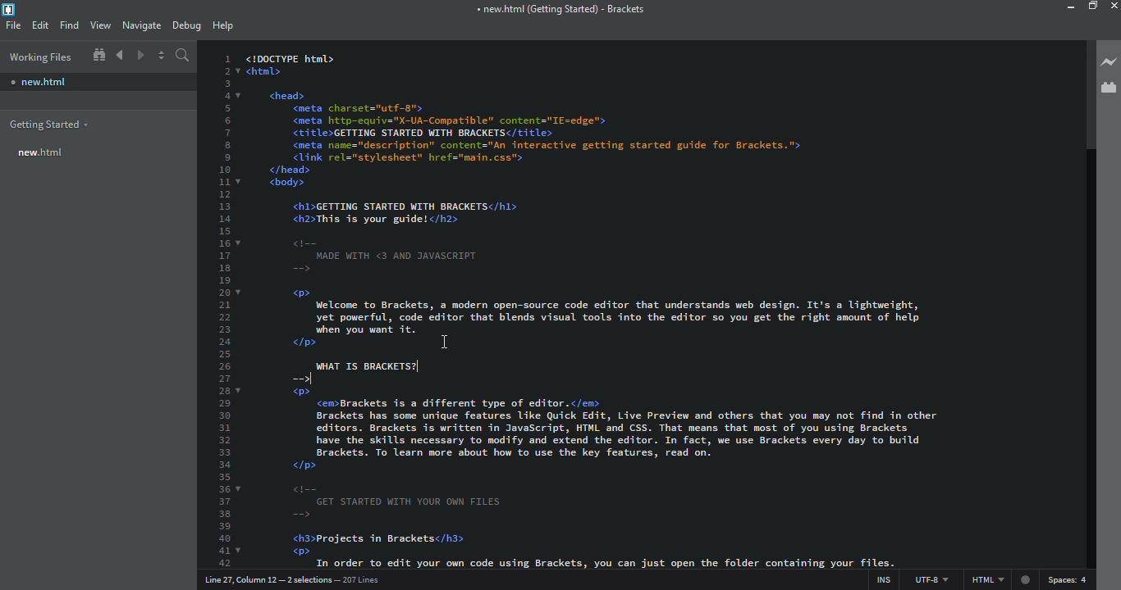 The height and width of the screenshot is (590, 1121). I want to click on show in file tree, so click(99, 55).